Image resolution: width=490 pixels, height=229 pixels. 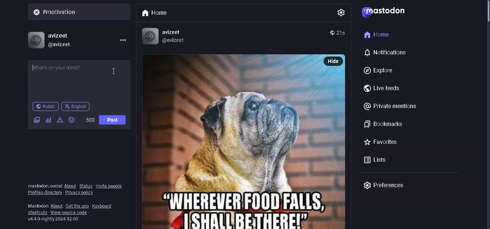 I want to click on @username, so click(x=63, y=45).